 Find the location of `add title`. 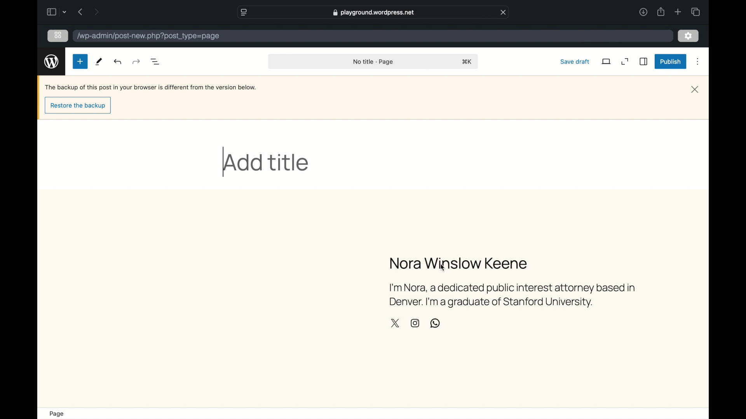

add title is located at coordinates (267, 163).